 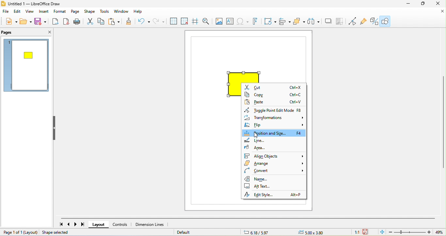 I want to click on line, so click(x=266, y=141).